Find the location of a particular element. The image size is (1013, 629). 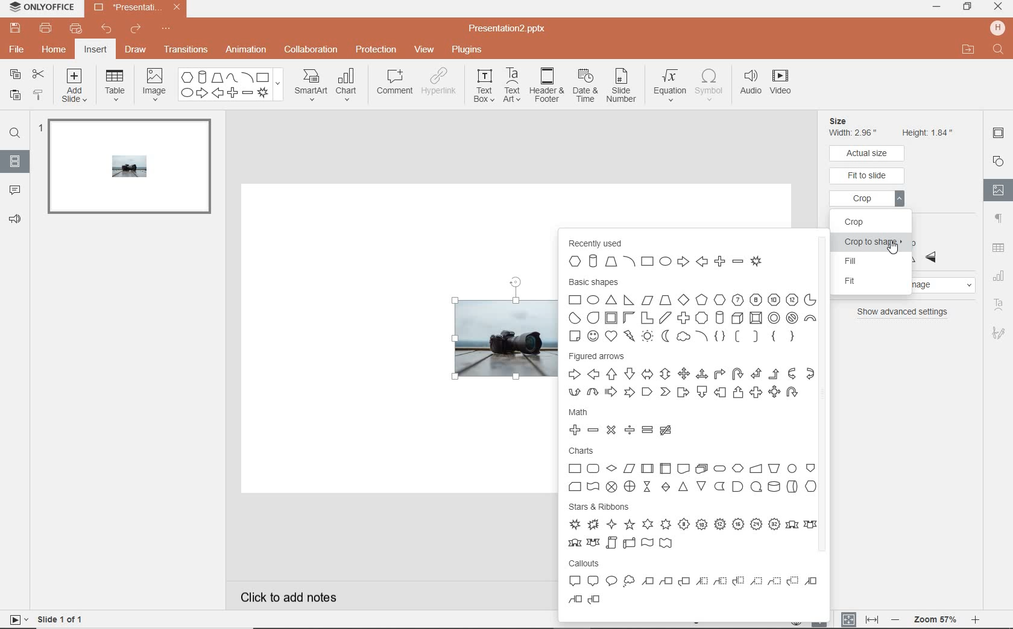

slides is located at coordinates (14, 161).